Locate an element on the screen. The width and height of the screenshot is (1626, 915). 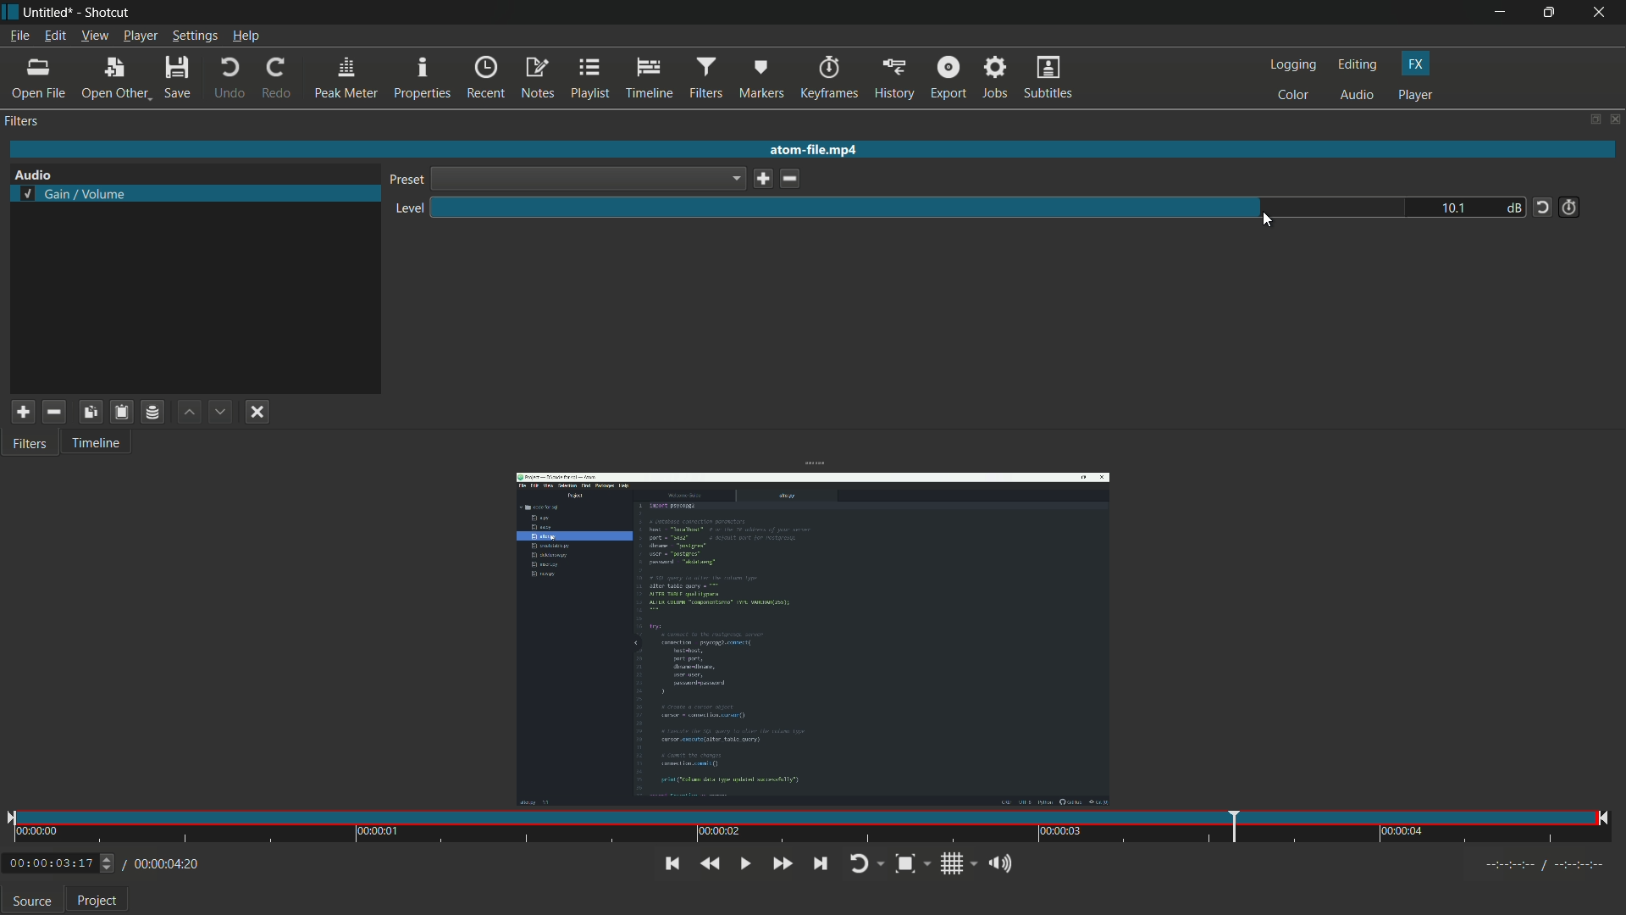
logging is located at coordinates (1292, 64).